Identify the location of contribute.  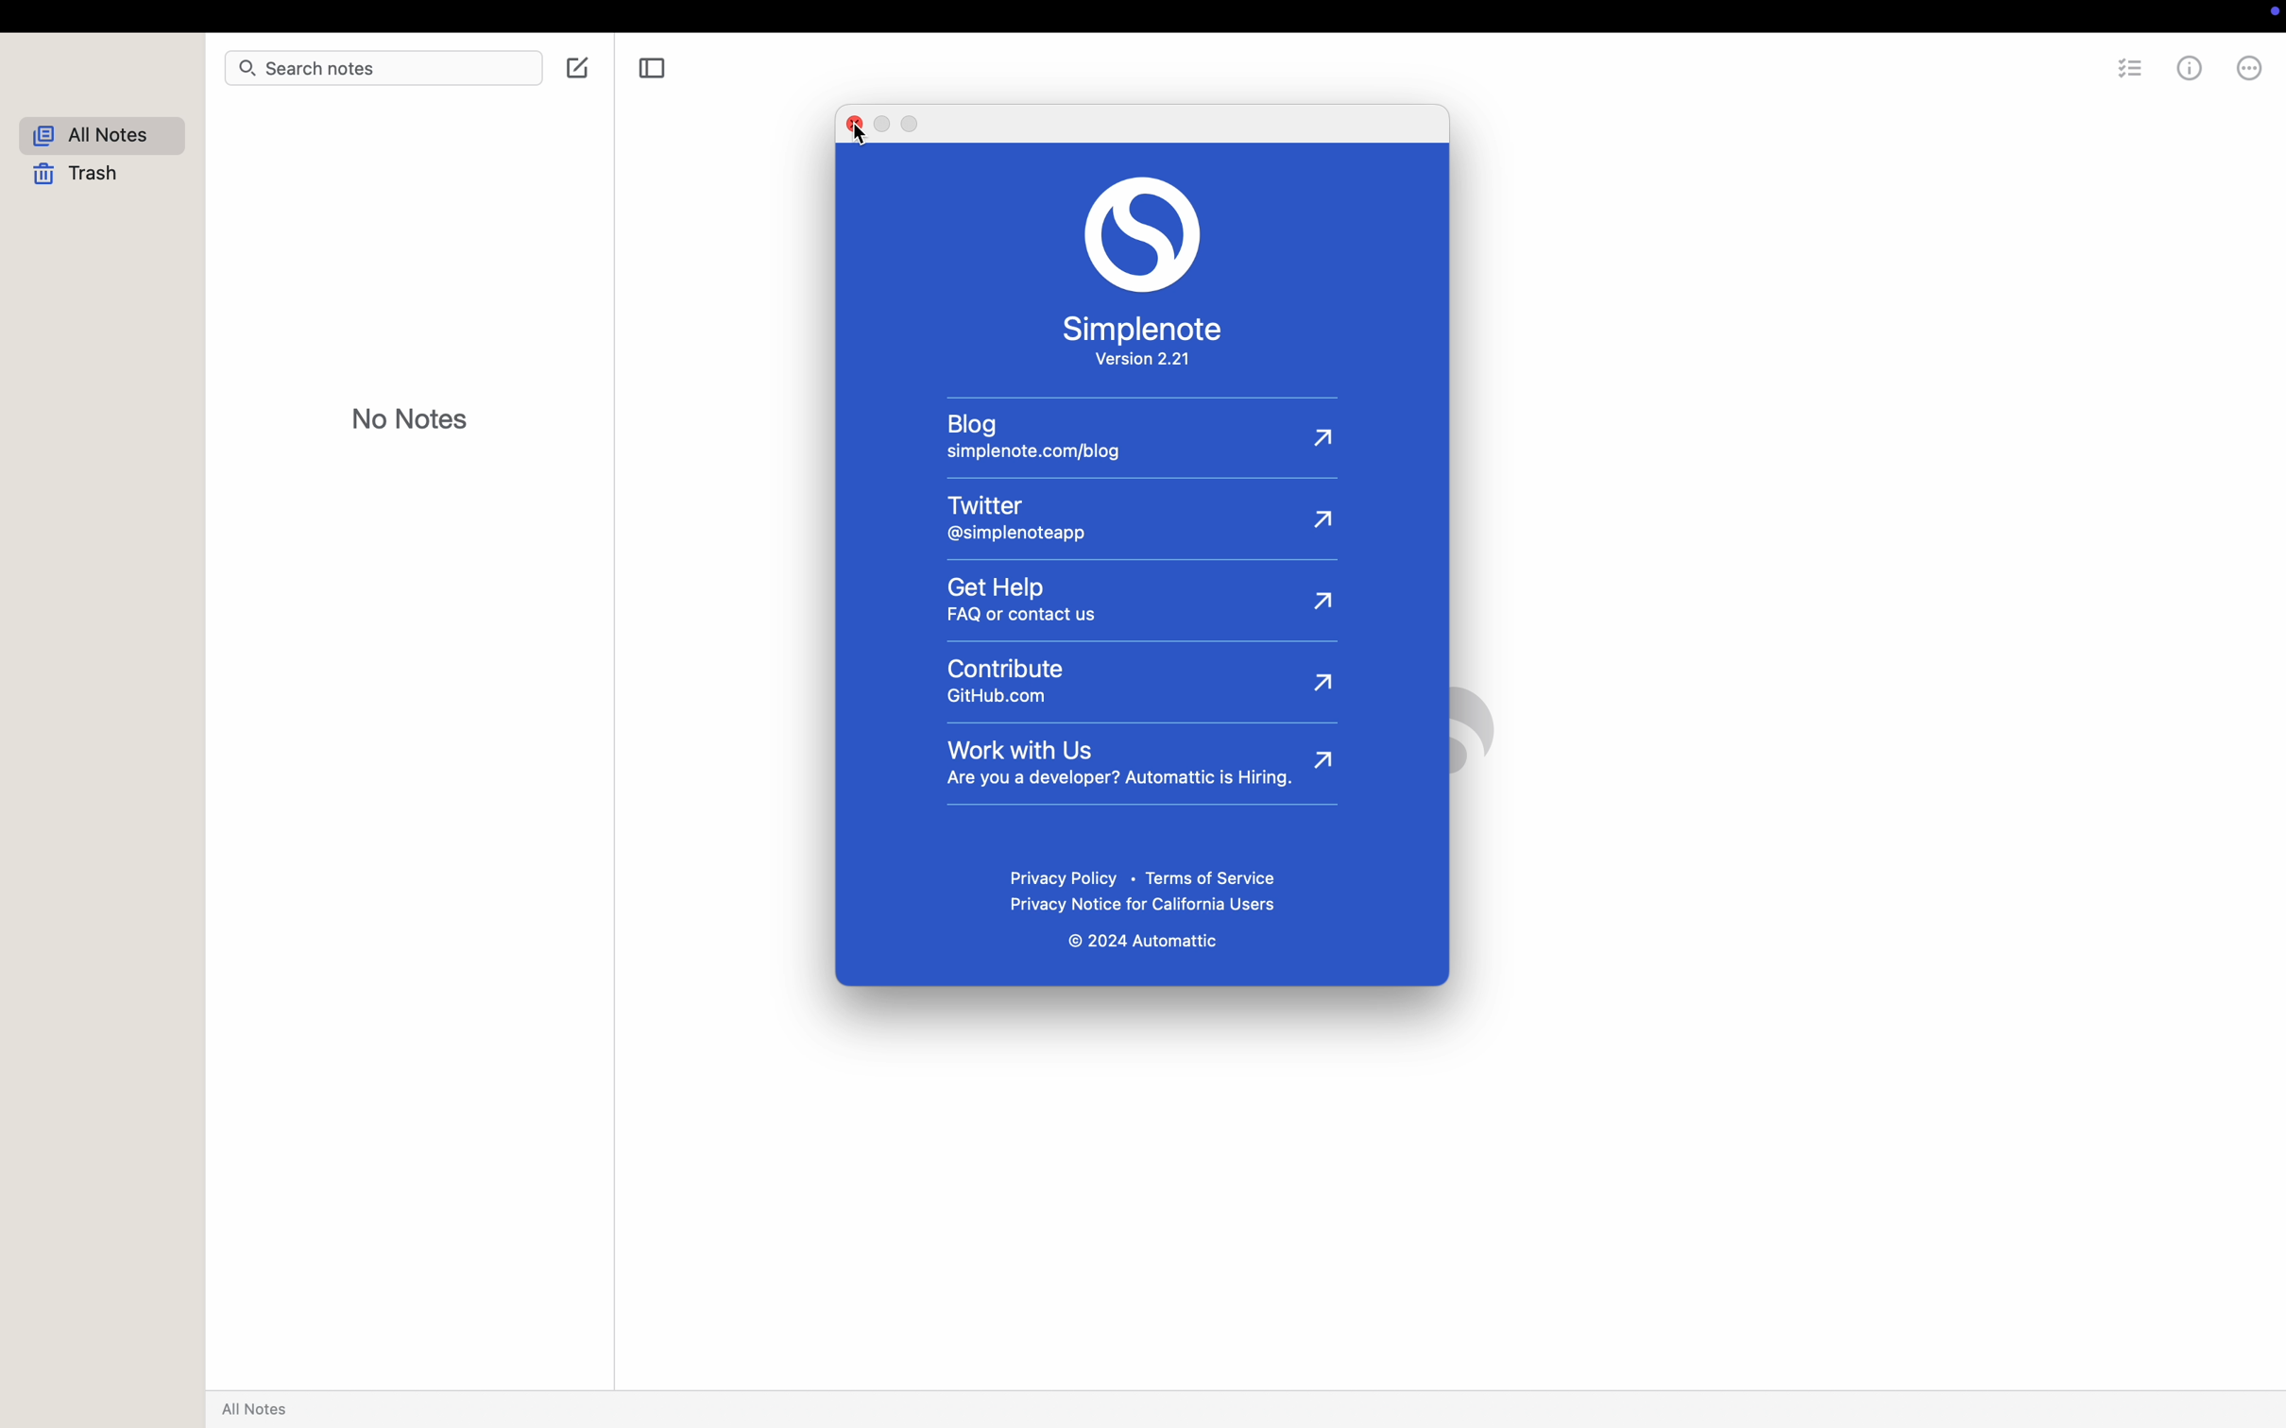
(1139, 679).